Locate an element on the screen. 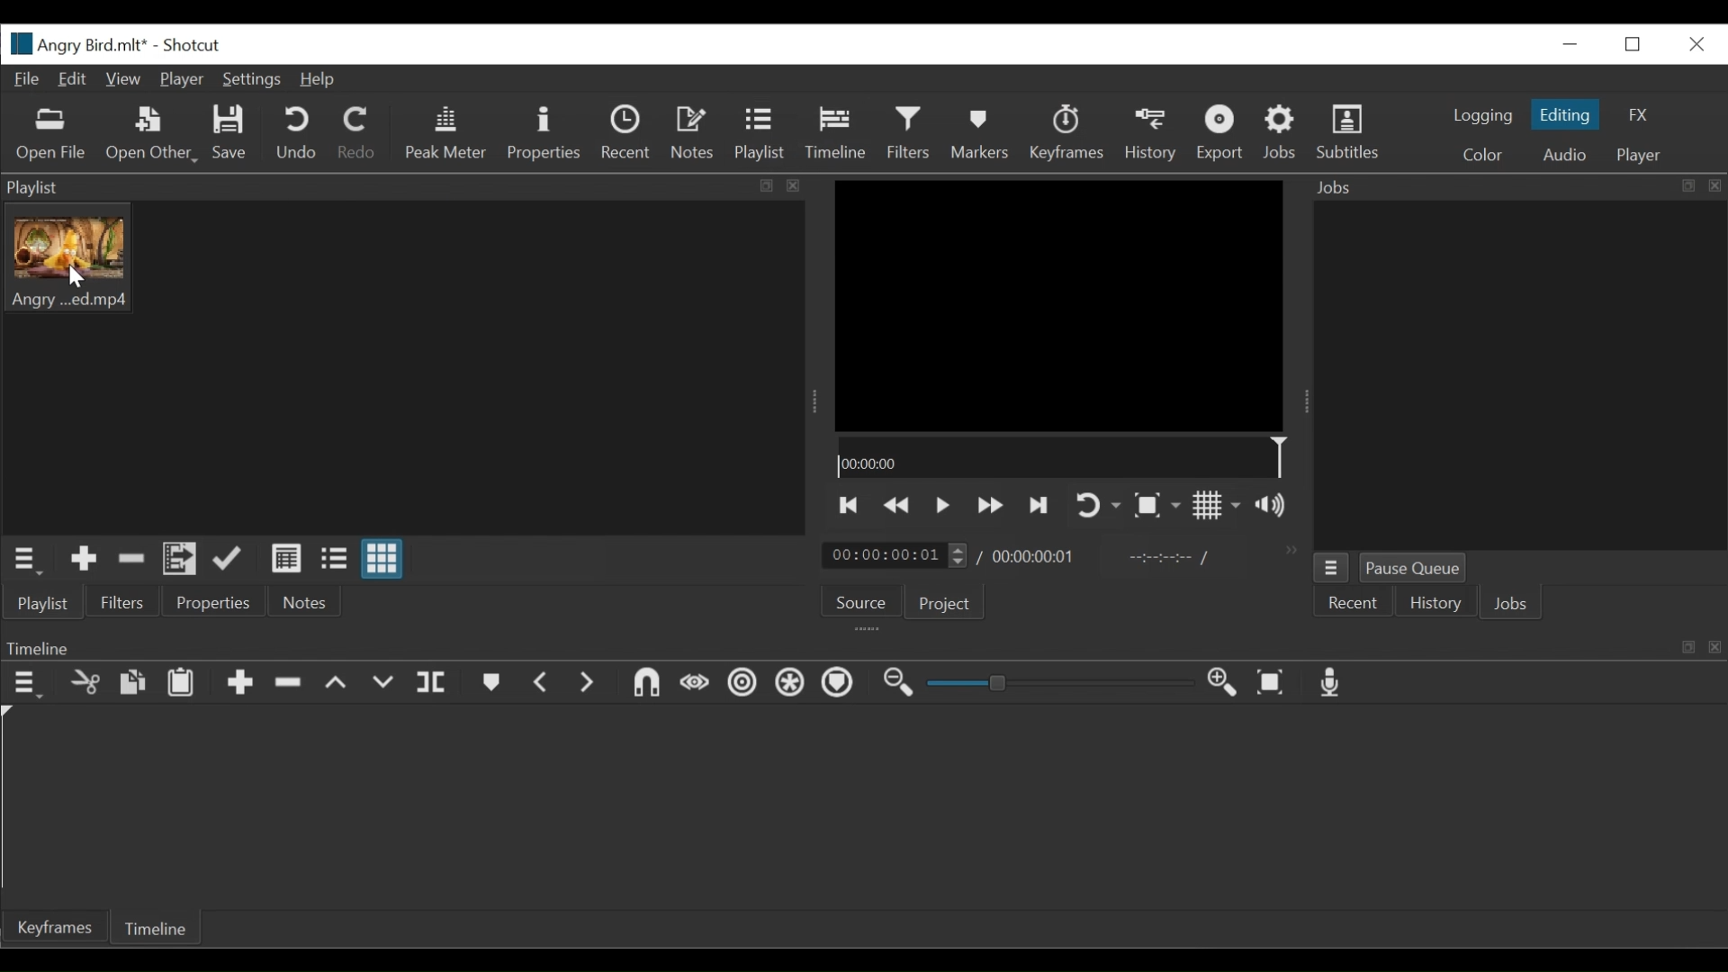 The width and height of the screenshot is (1728, 972). Skip to the next point is located at coordinates (1040, 507).